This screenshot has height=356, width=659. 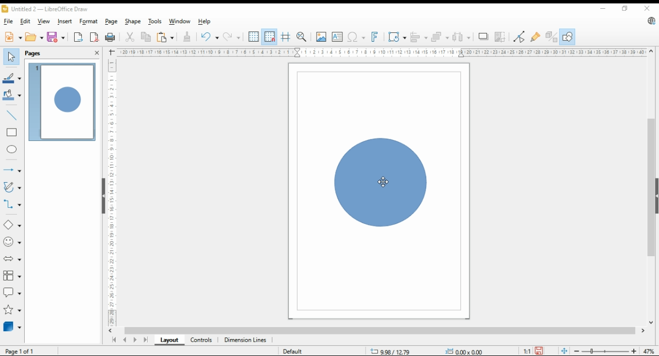 I want to click on transformations, so click(x=397, y=37).